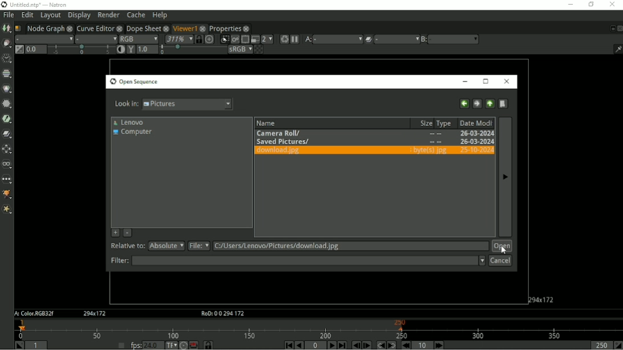  What do you see at coordinates (439, 345) in the screenshot?
I see `Next Increment` at bounding box center [439, 345].